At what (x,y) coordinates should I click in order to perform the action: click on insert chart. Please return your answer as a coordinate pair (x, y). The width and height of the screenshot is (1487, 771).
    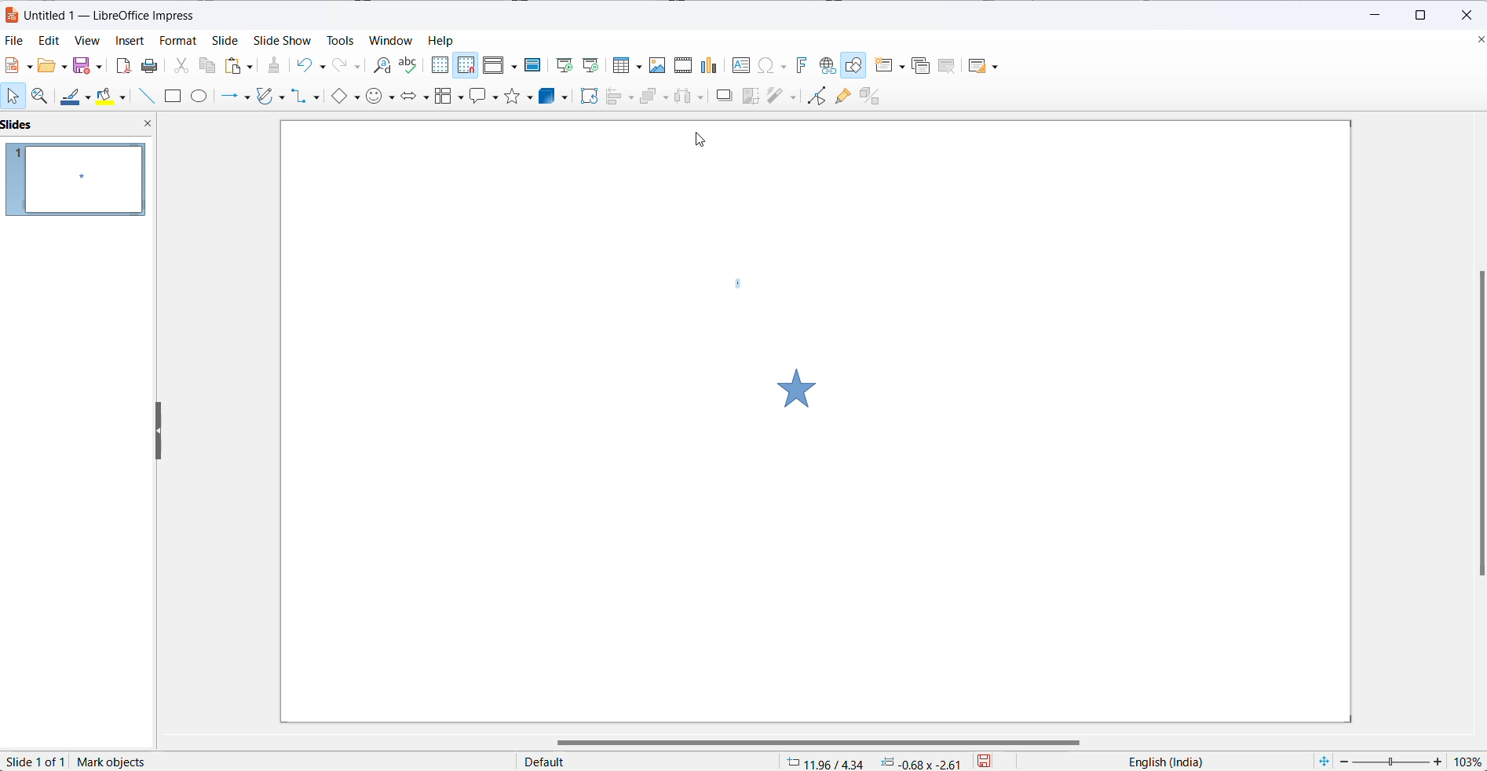
    Looking at the image, I should click on (710, 67).